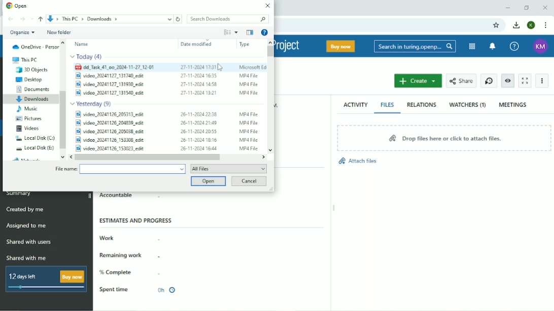 This screenshot has width=554, height=311. Describe the element at coordinates (355, 105) in the screenshot. I see `Activity` at that location.